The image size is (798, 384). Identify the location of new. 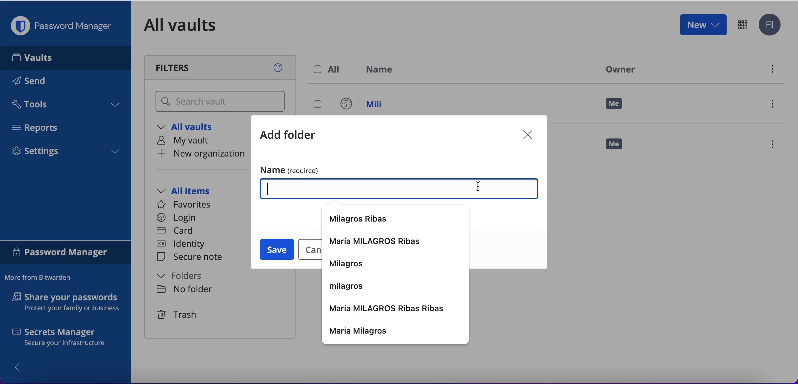
(703, 24).